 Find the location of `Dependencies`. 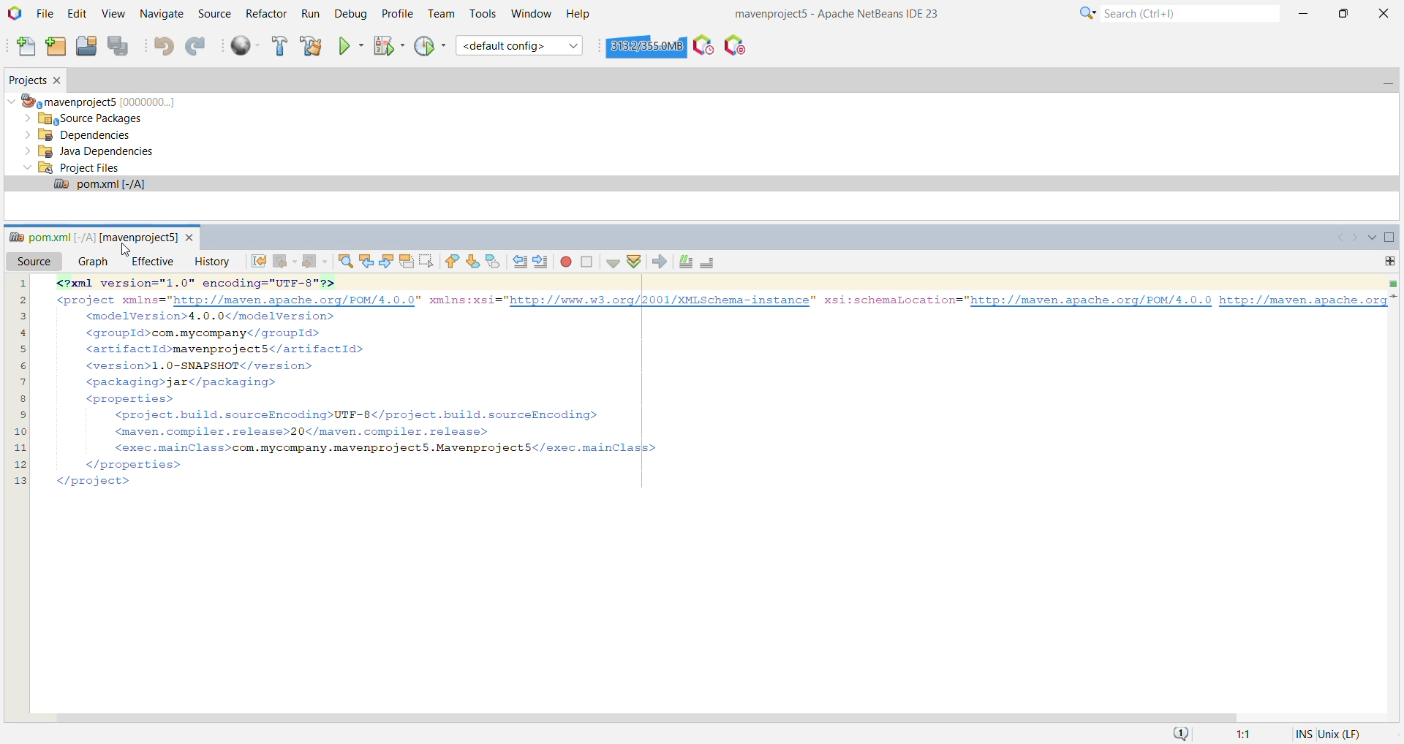

Dependencies is located at coordinates (82, 135).